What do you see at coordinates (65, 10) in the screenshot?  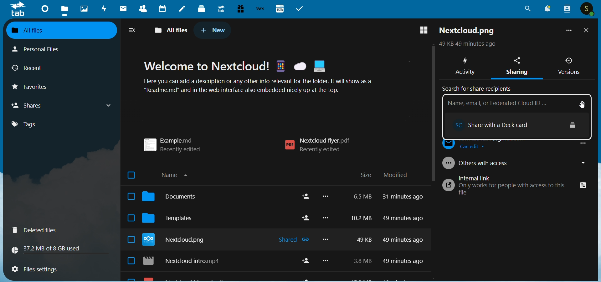 I see `files` at bounding box center [65, 10].